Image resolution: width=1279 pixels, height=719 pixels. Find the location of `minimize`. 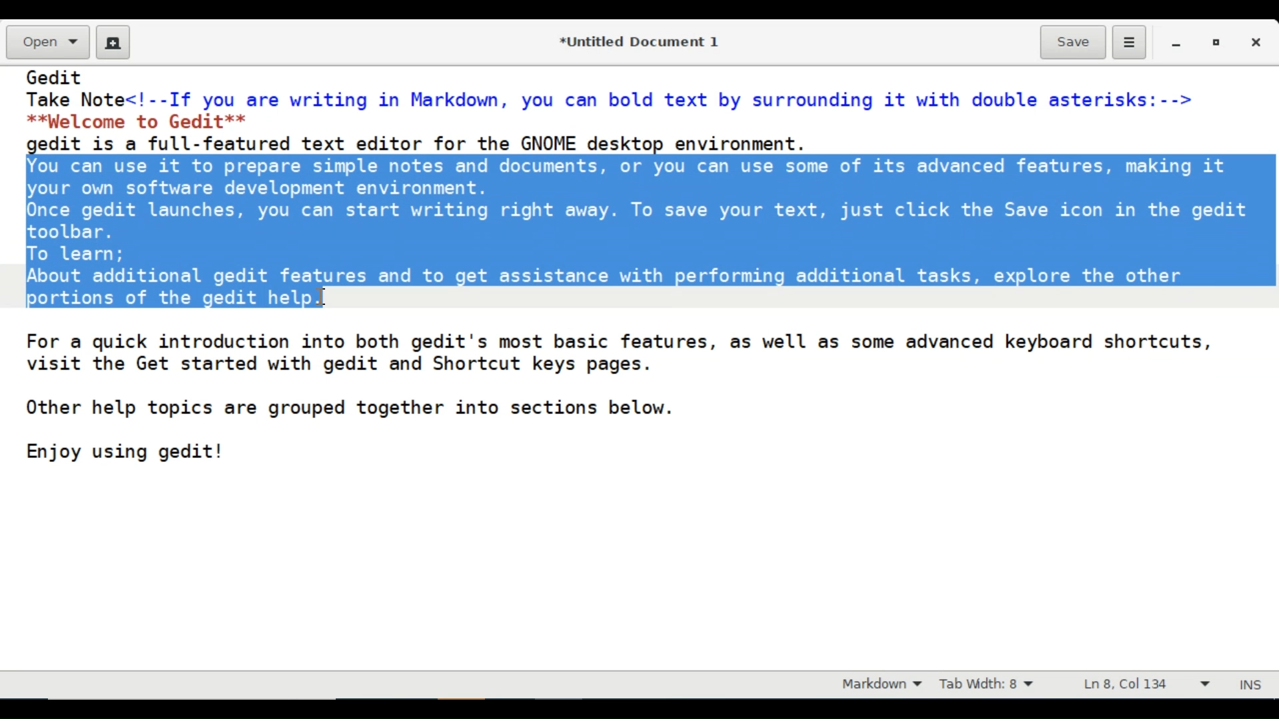

minimize is located at coordinates (1178, 42).